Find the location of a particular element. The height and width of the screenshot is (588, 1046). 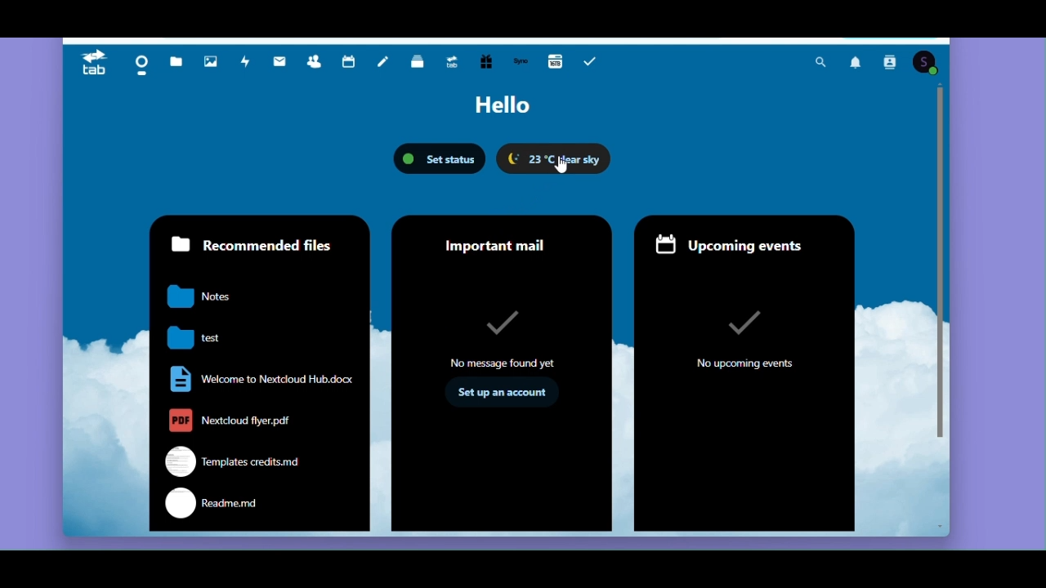

Search is located at coordinates (818, 61).